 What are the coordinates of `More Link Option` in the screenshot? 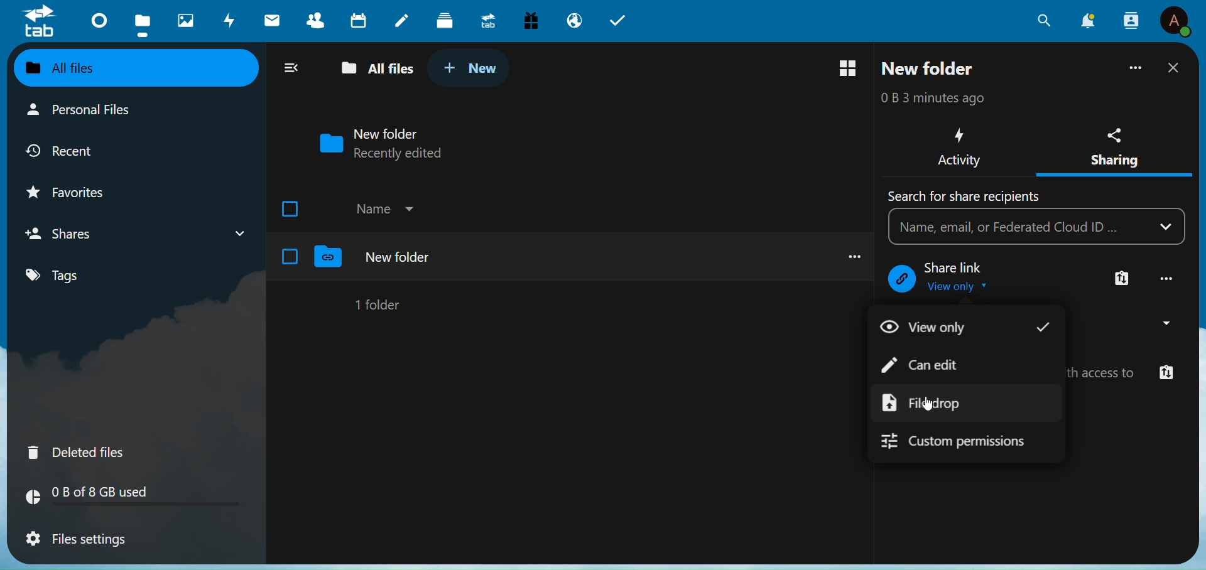 It's located at (1122, 279).